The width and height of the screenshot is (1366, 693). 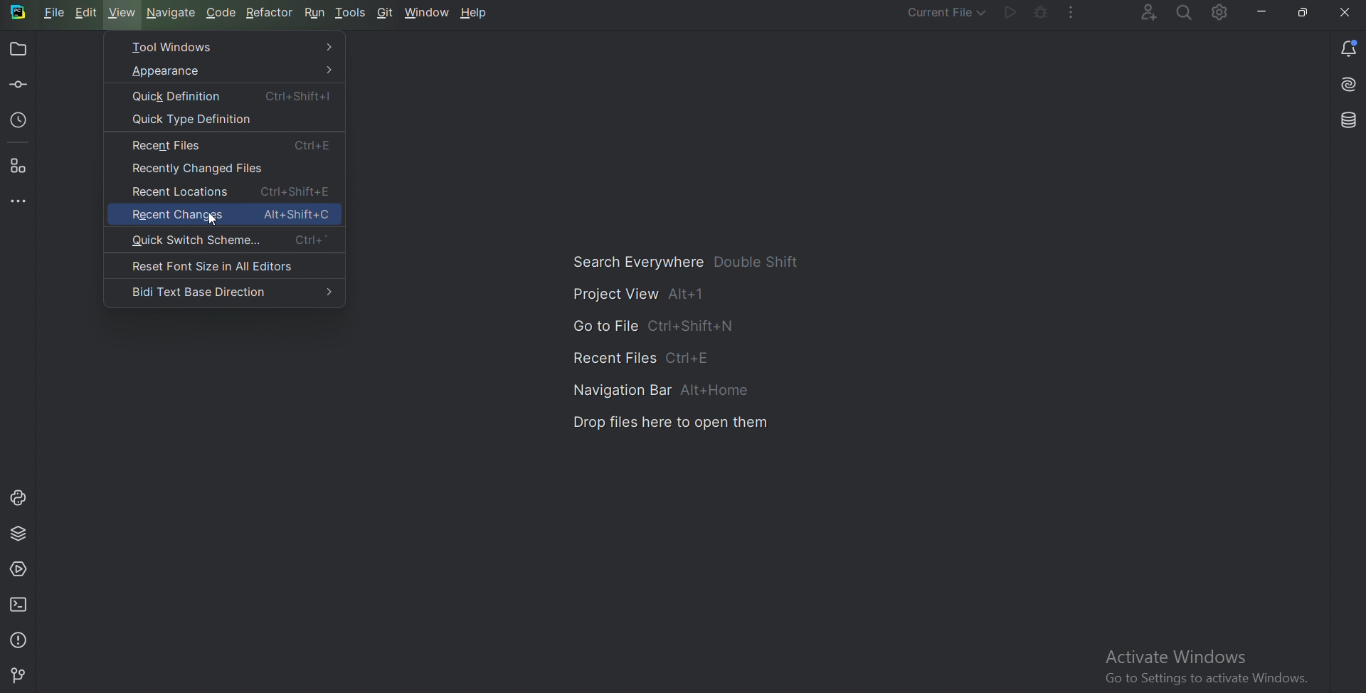 What do you see at coordinates (268, 12) in the screenshot?
I see `Refactor` at bounding box center [268, 12].